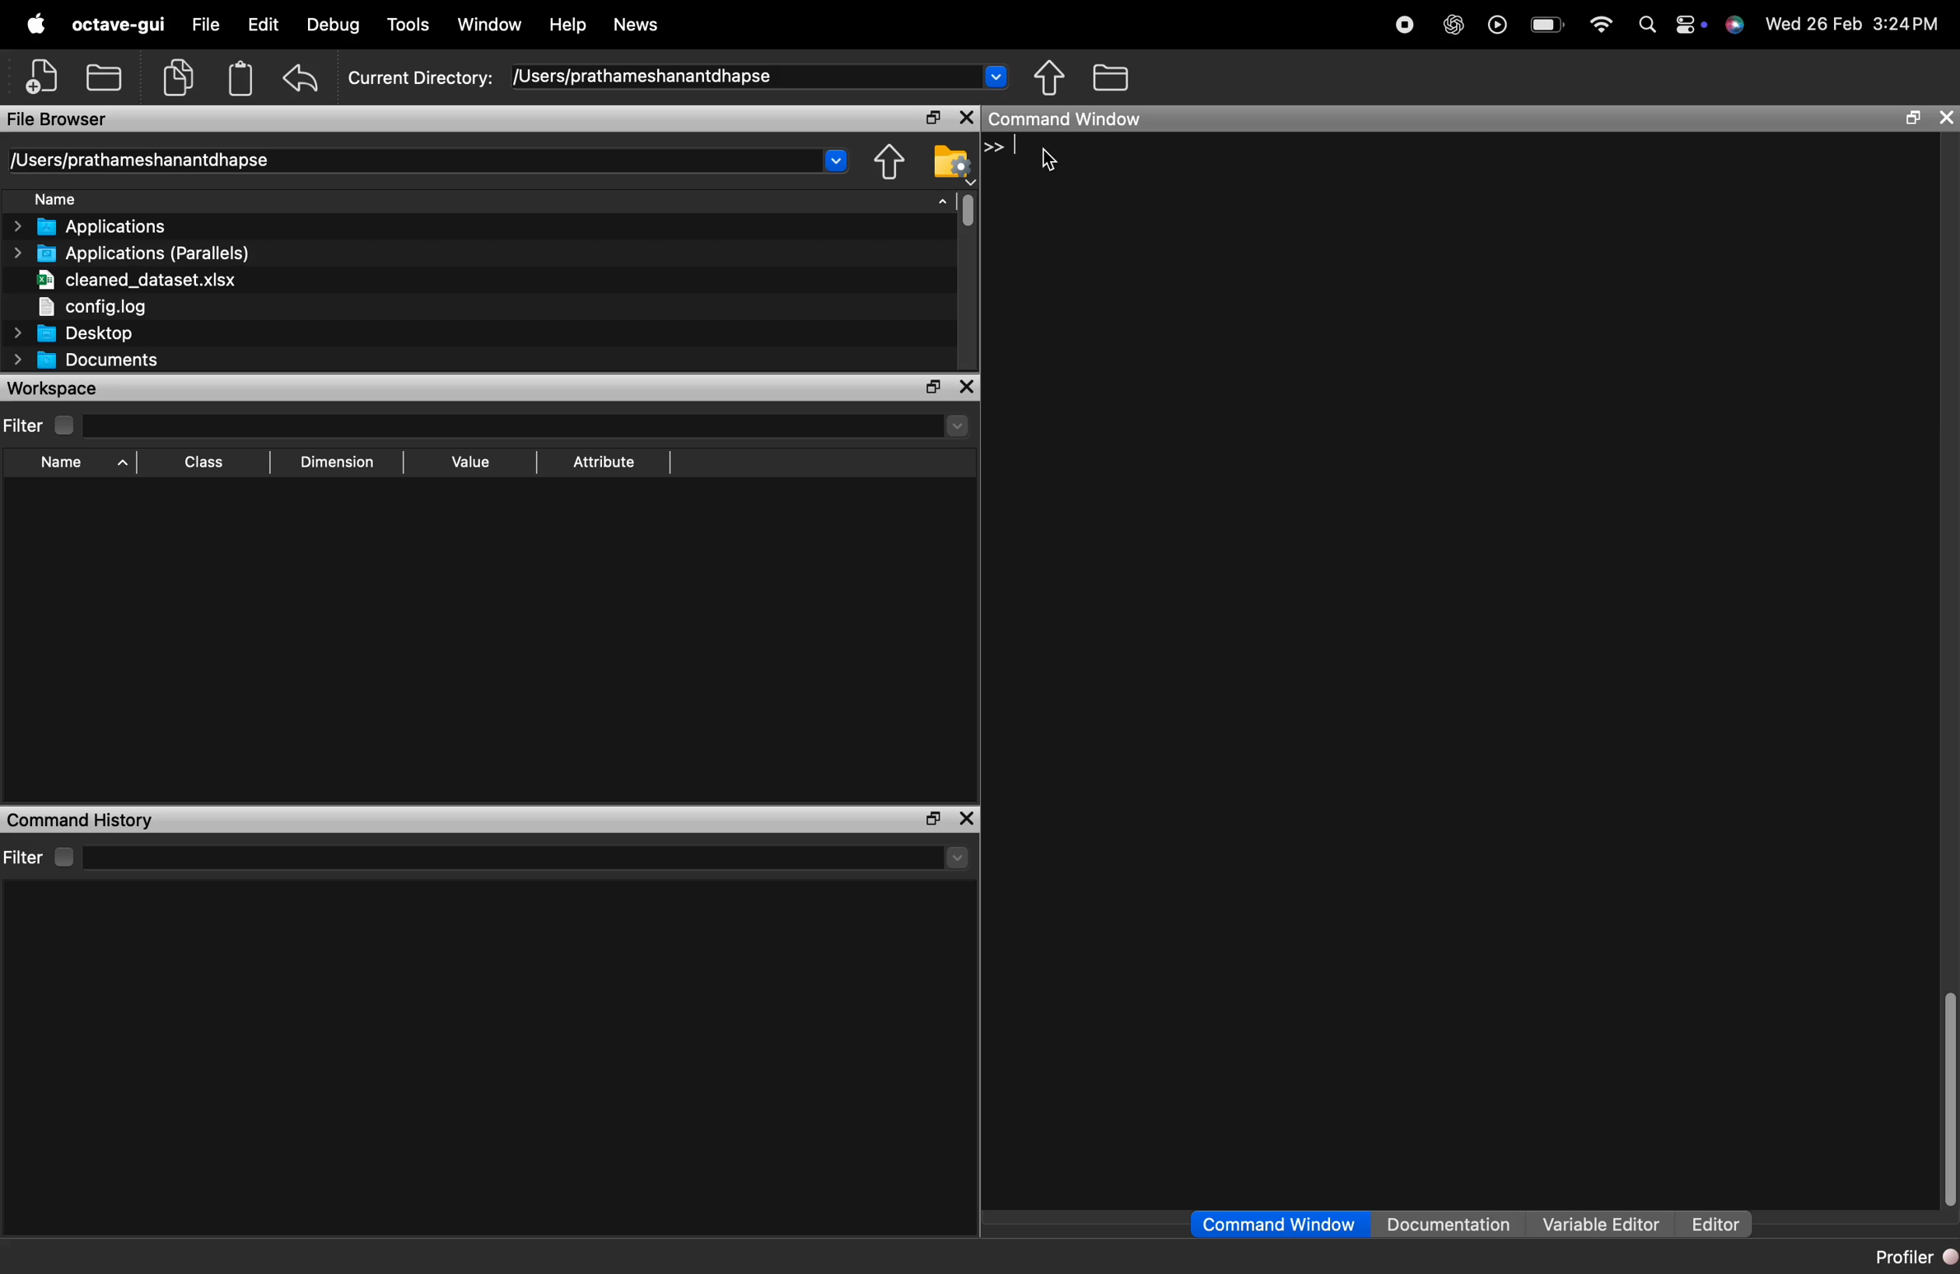 This screenshot has height=1274, width=1960. Describe the element at coordinates (968, 388) in the screenshot. I see `Close` at that location.